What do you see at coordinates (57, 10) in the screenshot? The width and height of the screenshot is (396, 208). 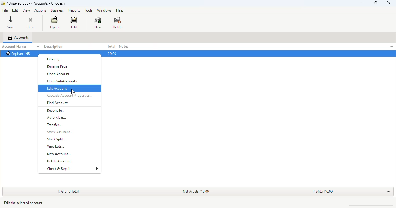 I see `business` at bounding box center [57, 10].